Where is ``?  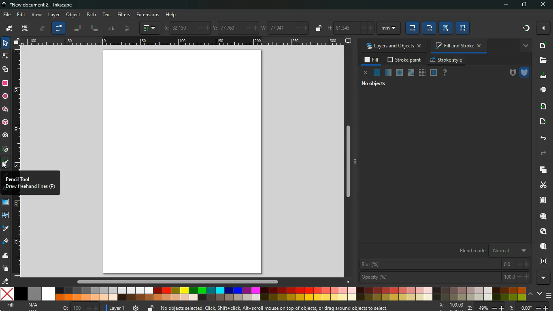
 is located at coordinates (348, 165).